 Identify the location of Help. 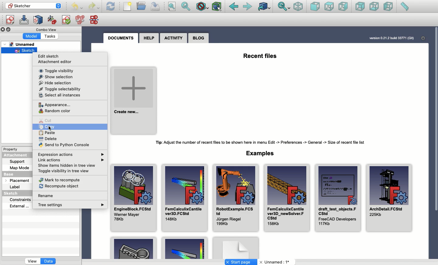
(149, 38).